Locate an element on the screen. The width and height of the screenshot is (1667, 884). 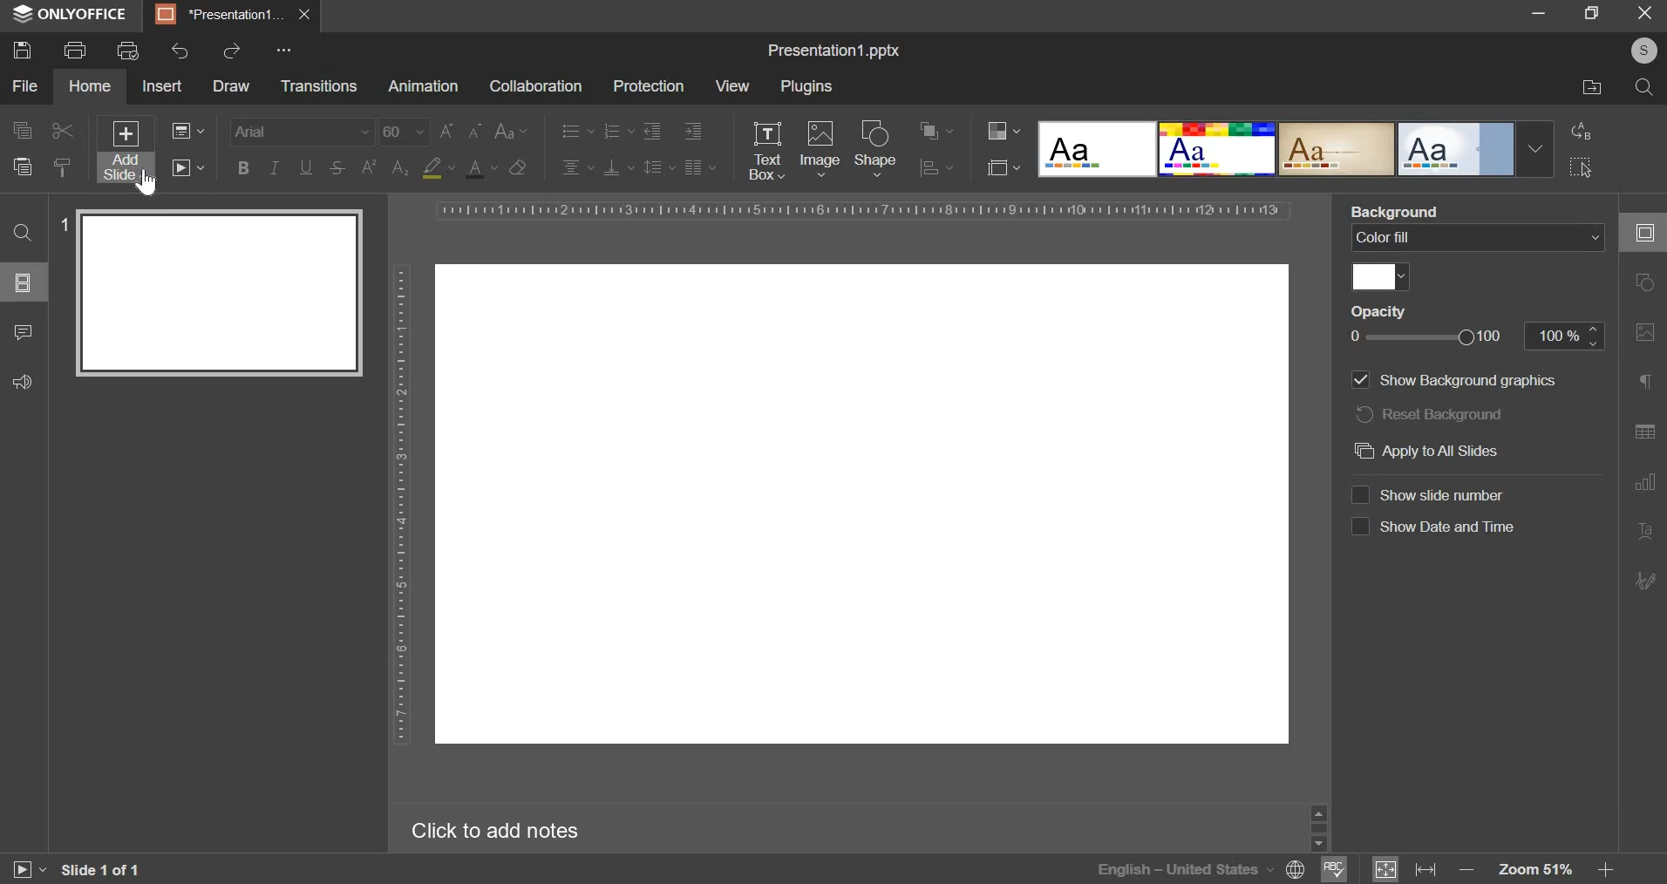
vertical scale is located at coordinates (401, 502).